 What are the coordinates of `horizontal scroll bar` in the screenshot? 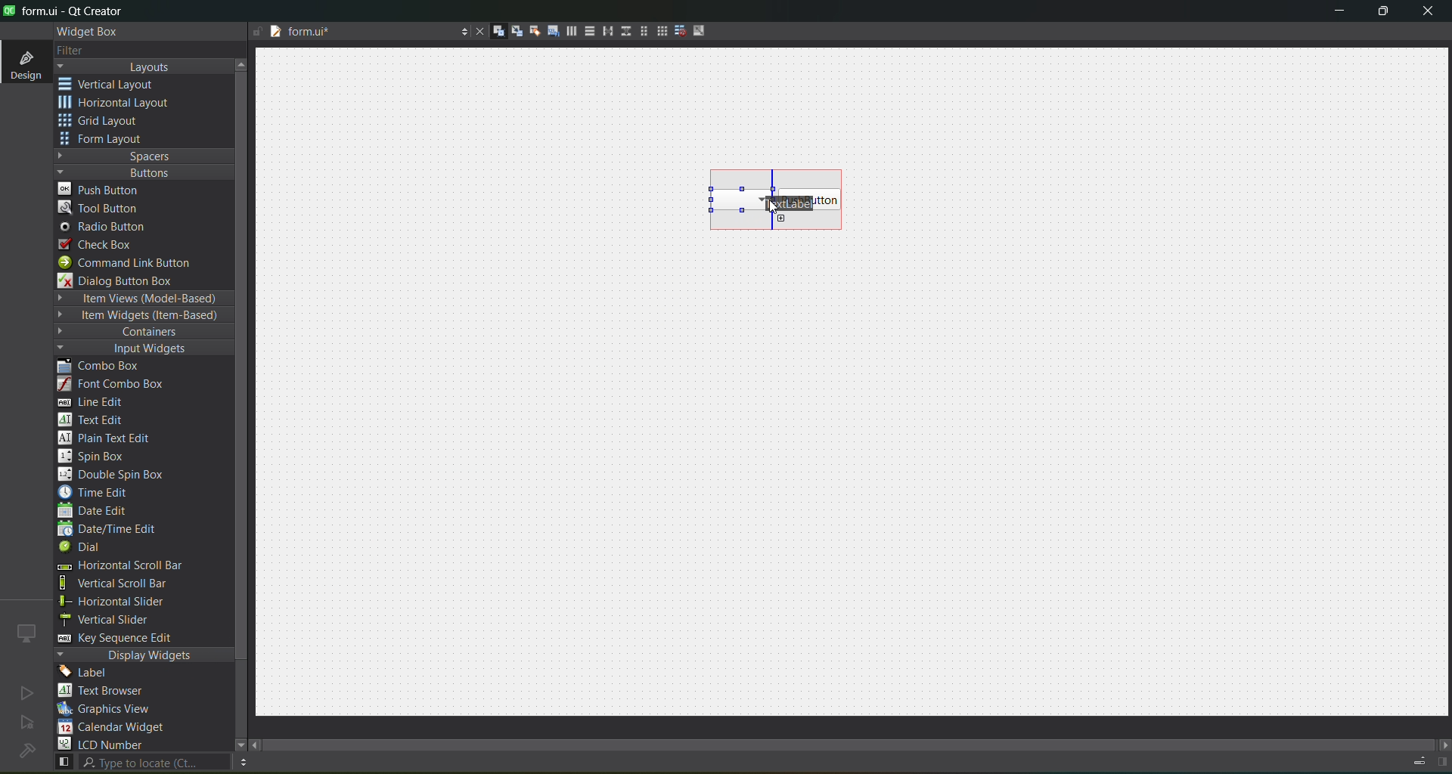 It's located at (119, 567).